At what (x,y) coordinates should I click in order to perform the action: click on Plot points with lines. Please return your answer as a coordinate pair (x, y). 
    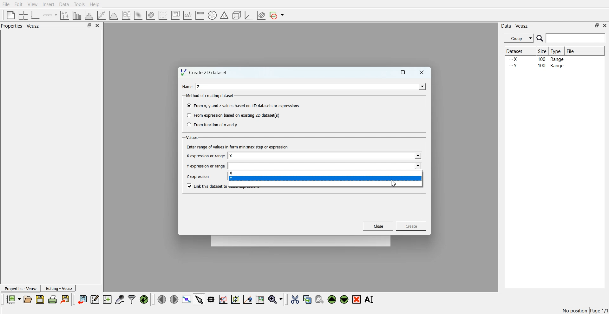
    Looking at the image, I should click on (65, 15).